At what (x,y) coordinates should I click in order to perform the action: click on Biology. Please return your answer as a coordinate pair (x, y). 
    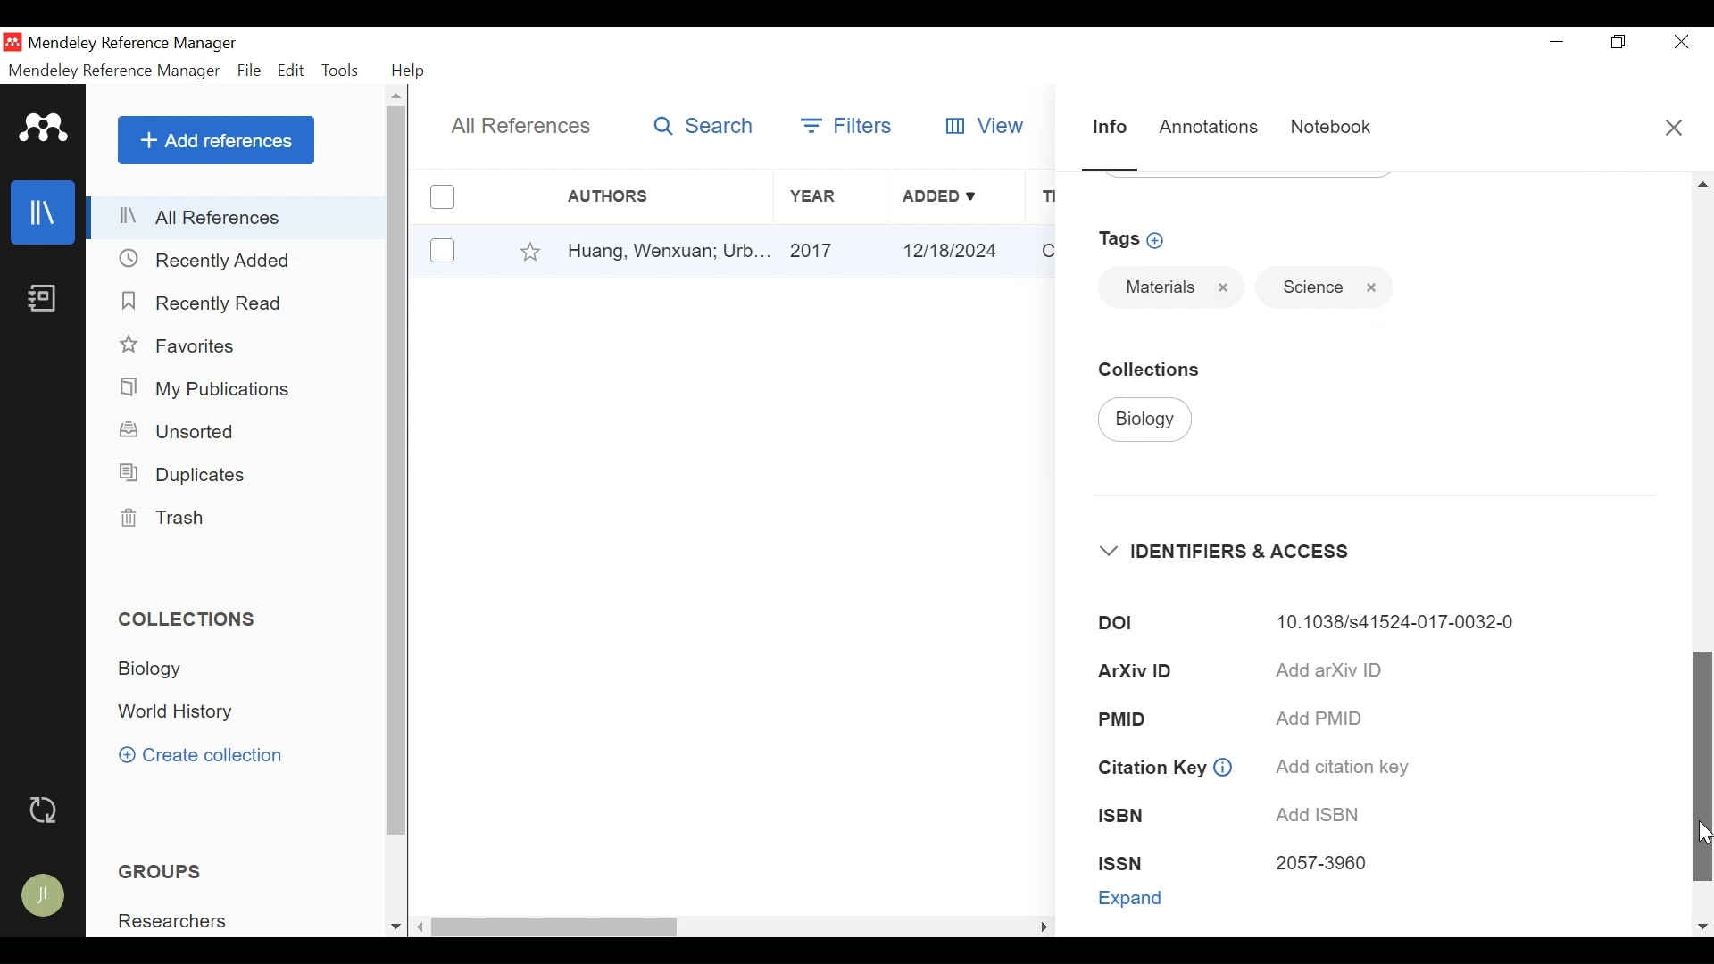
    Looking at the image, I should click on (1145, 420).